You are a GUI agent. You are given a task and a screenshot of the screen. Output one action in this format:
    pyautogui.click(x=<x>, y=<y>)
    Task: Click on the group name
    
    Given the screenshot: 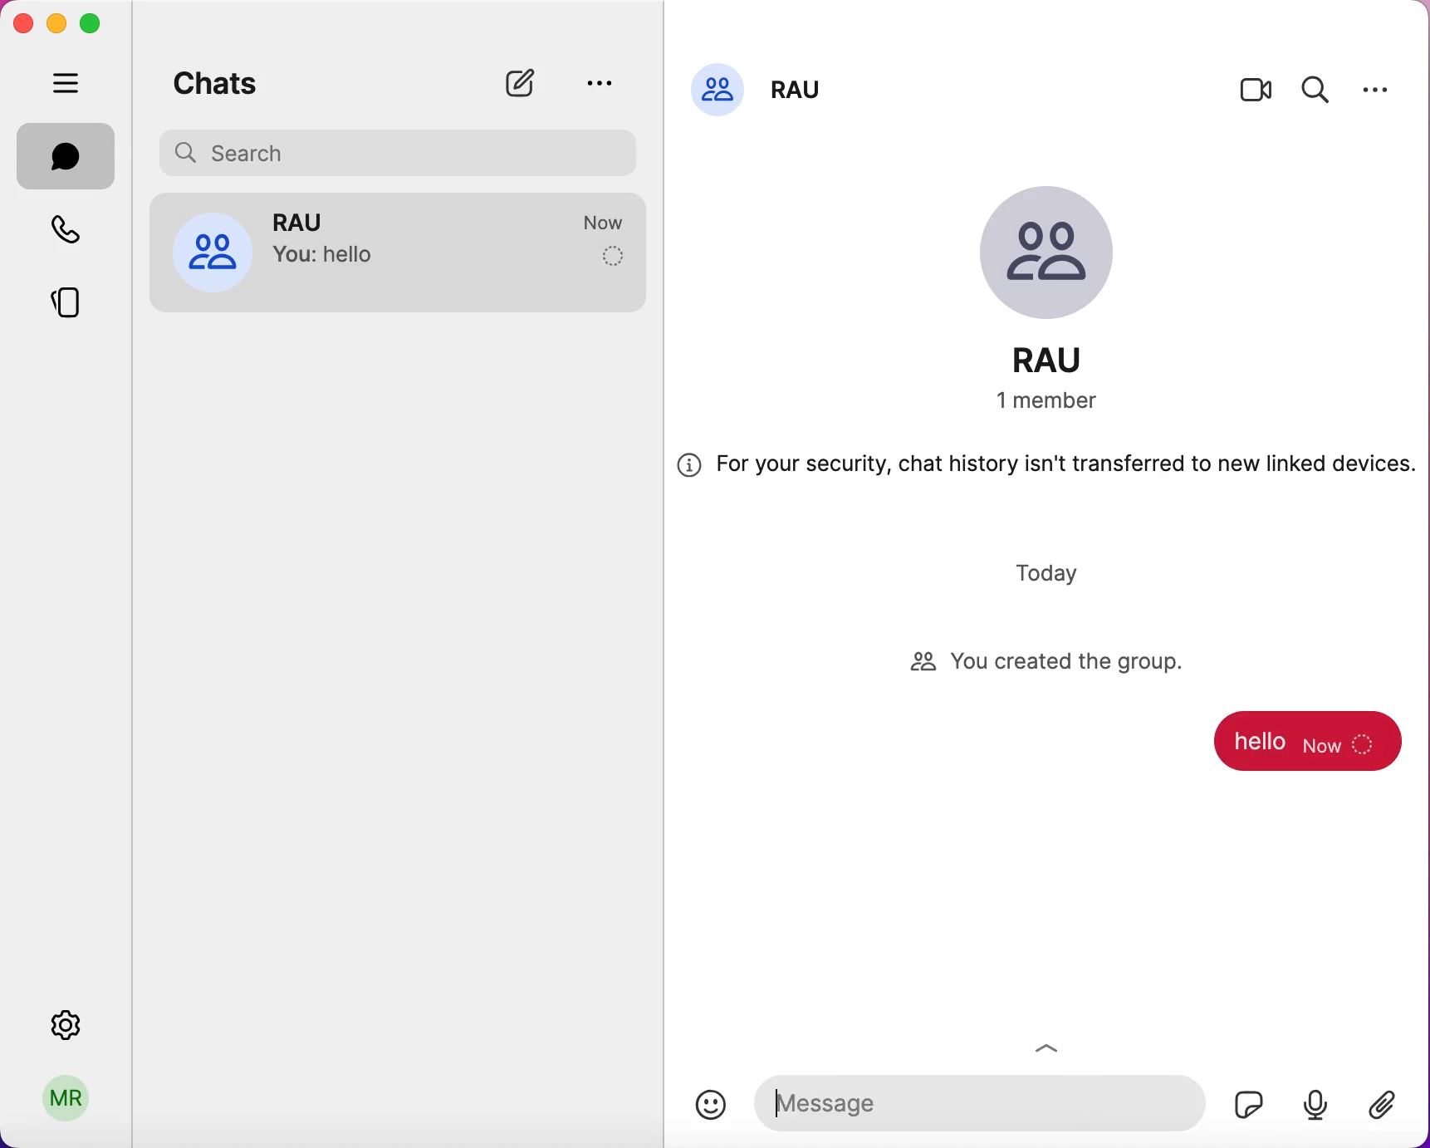 What is the action you would take?
    pyautogui.click(x=1065, y=360)
    